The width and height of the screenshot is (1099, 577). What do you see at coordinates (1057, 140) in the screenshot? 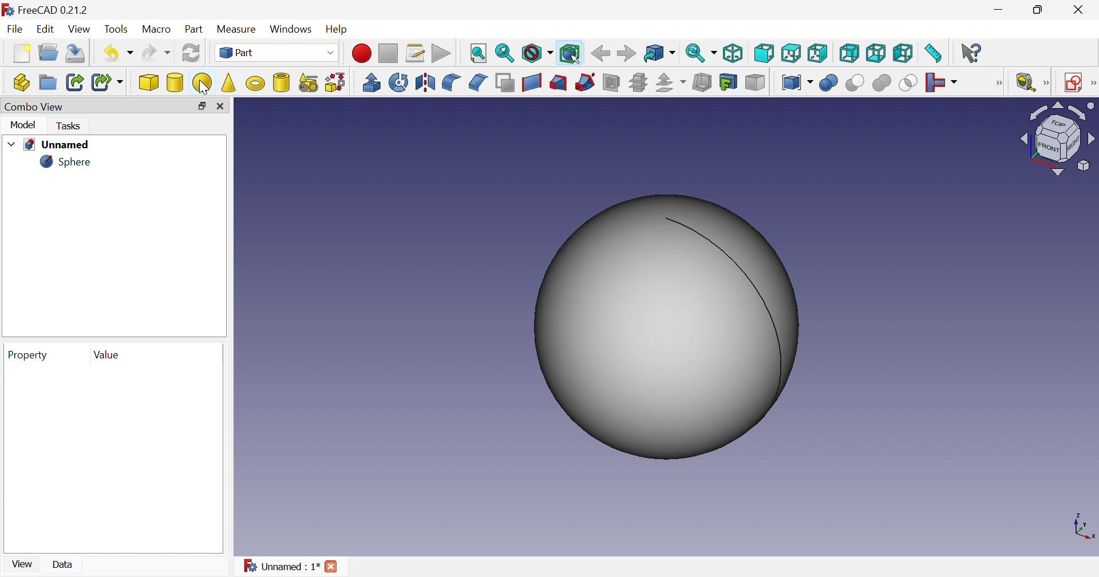
I see `` at bounding box center [1057, 140].